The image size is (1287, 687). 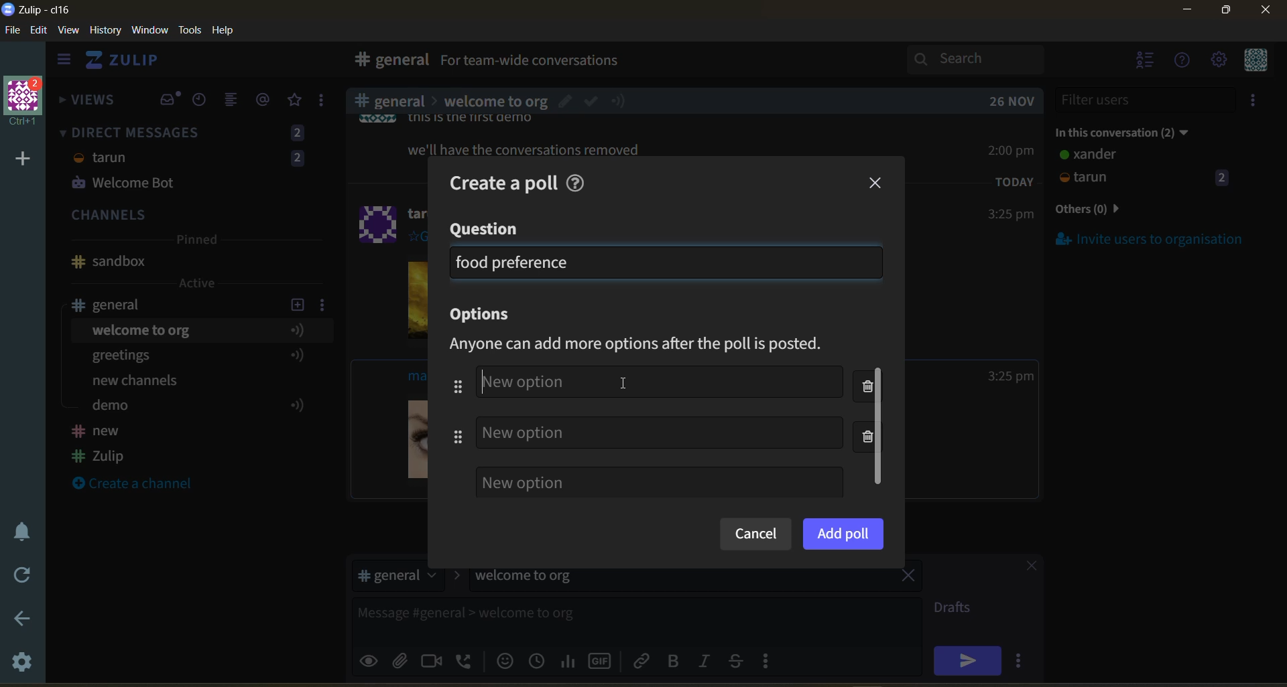 I want to click on close, so click(x=1267, y=14).